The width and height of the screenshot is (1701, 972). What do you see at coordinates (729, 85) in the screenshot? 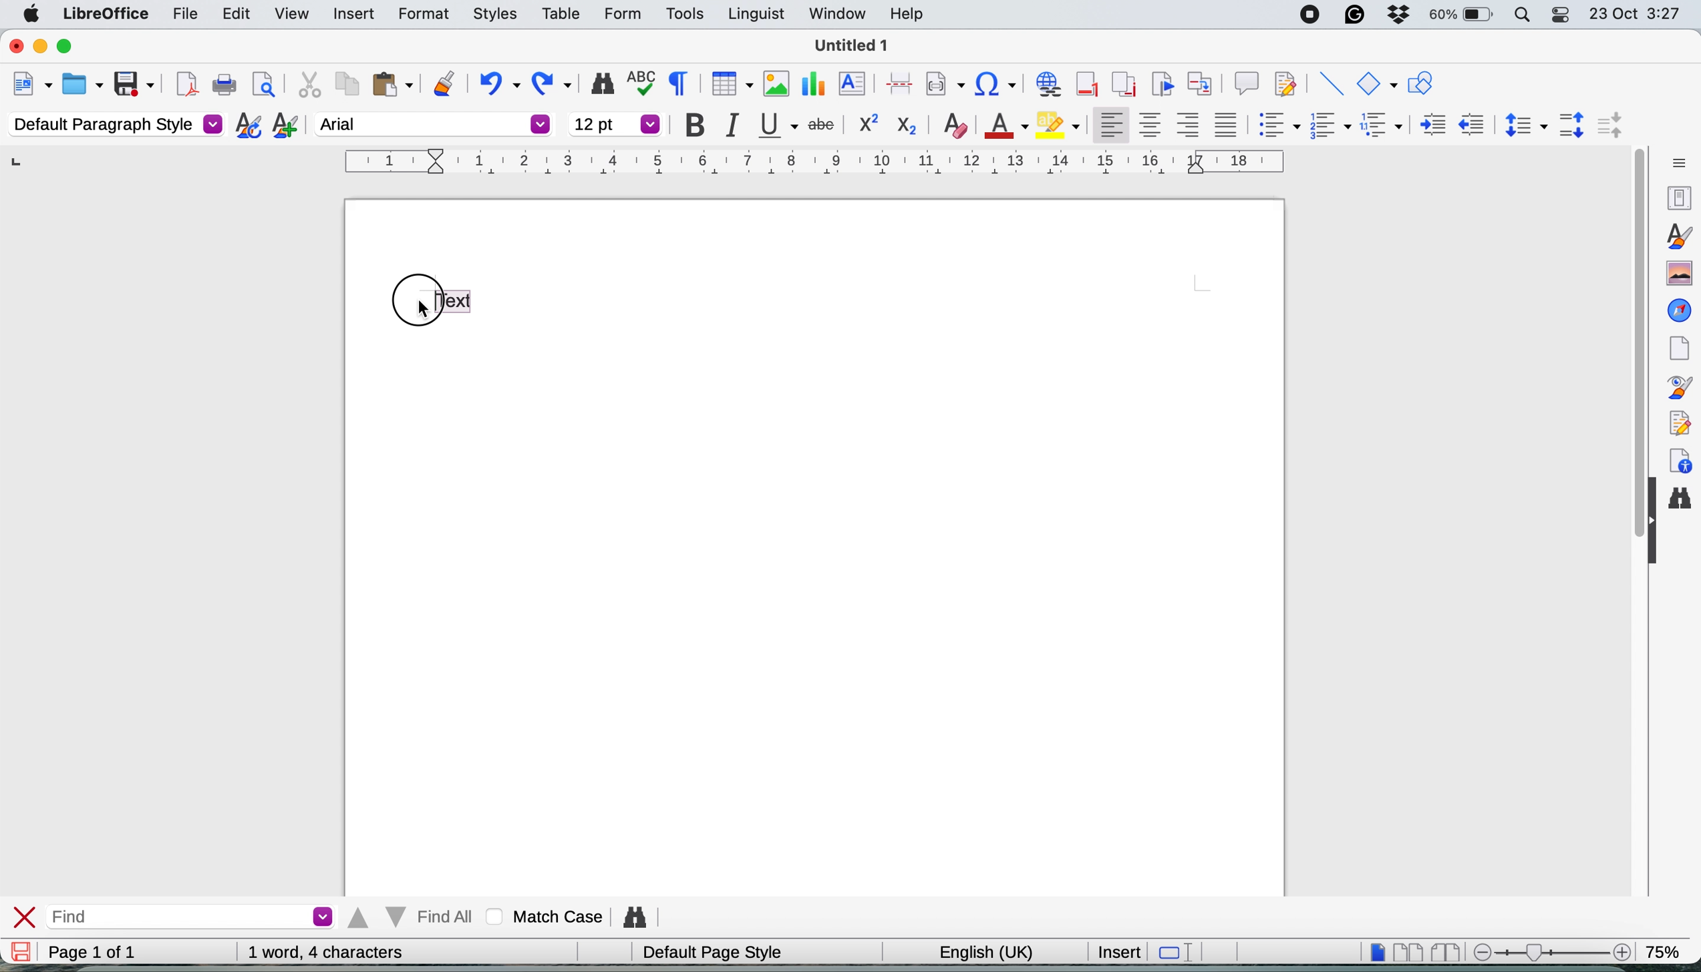
I see `insert table` at bounding box center [729, 85].